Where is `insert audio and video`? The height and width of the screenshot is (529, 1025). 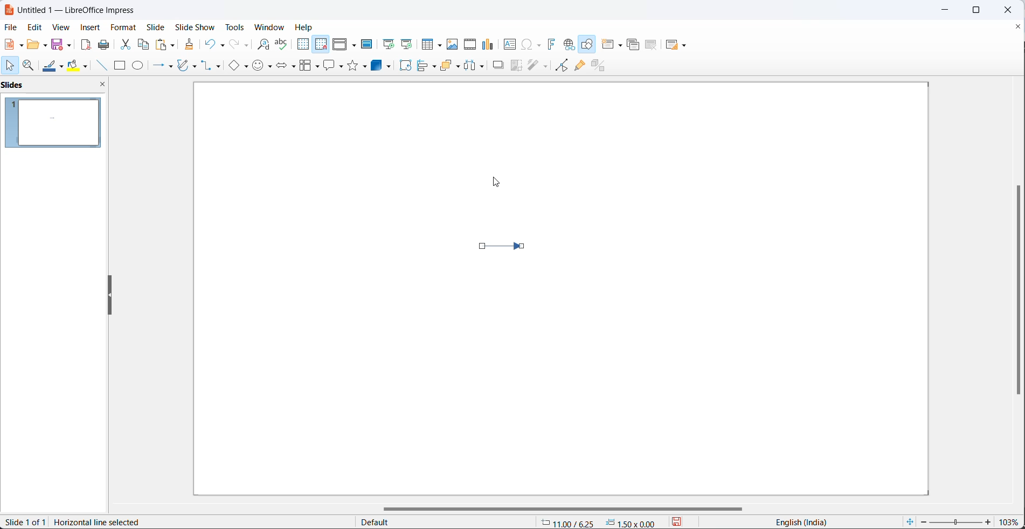 insert audio and video is located at coordinates (469, 45).